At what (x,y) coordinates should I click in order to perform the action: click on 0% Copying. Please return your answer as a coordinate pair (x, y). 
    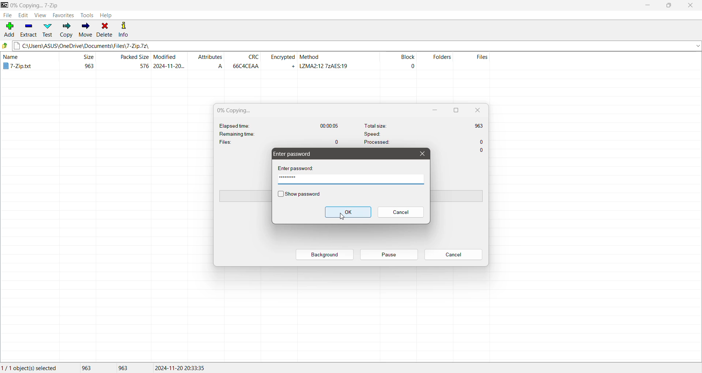
    Looking at the image, I should click on (238, 110).